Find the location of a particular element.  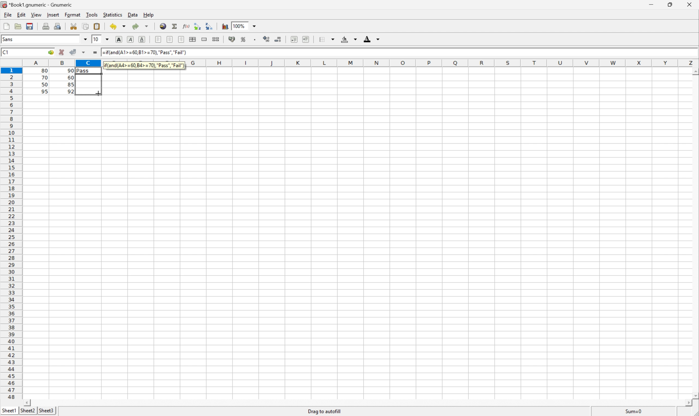

Insert is located at coordinates (54, 15).